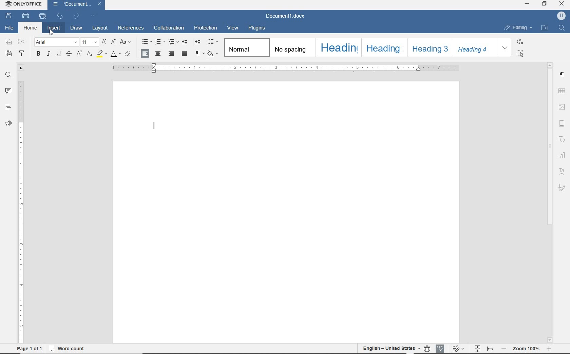 The width and height of the screenshot is (570, 354). Describe the element at coordinates (563, 76) in the screenshot. I see `paragraph settings` at that location.